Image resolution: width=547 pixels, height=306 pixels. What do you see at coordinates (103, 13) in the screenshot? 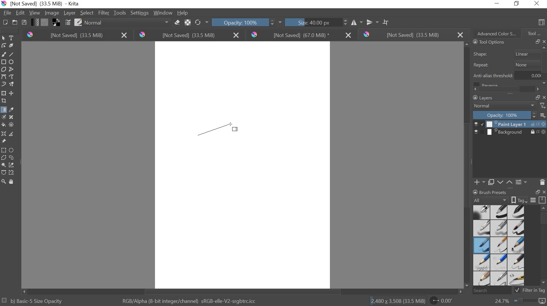
I see `FILTER` at bounding box center [103, 13].